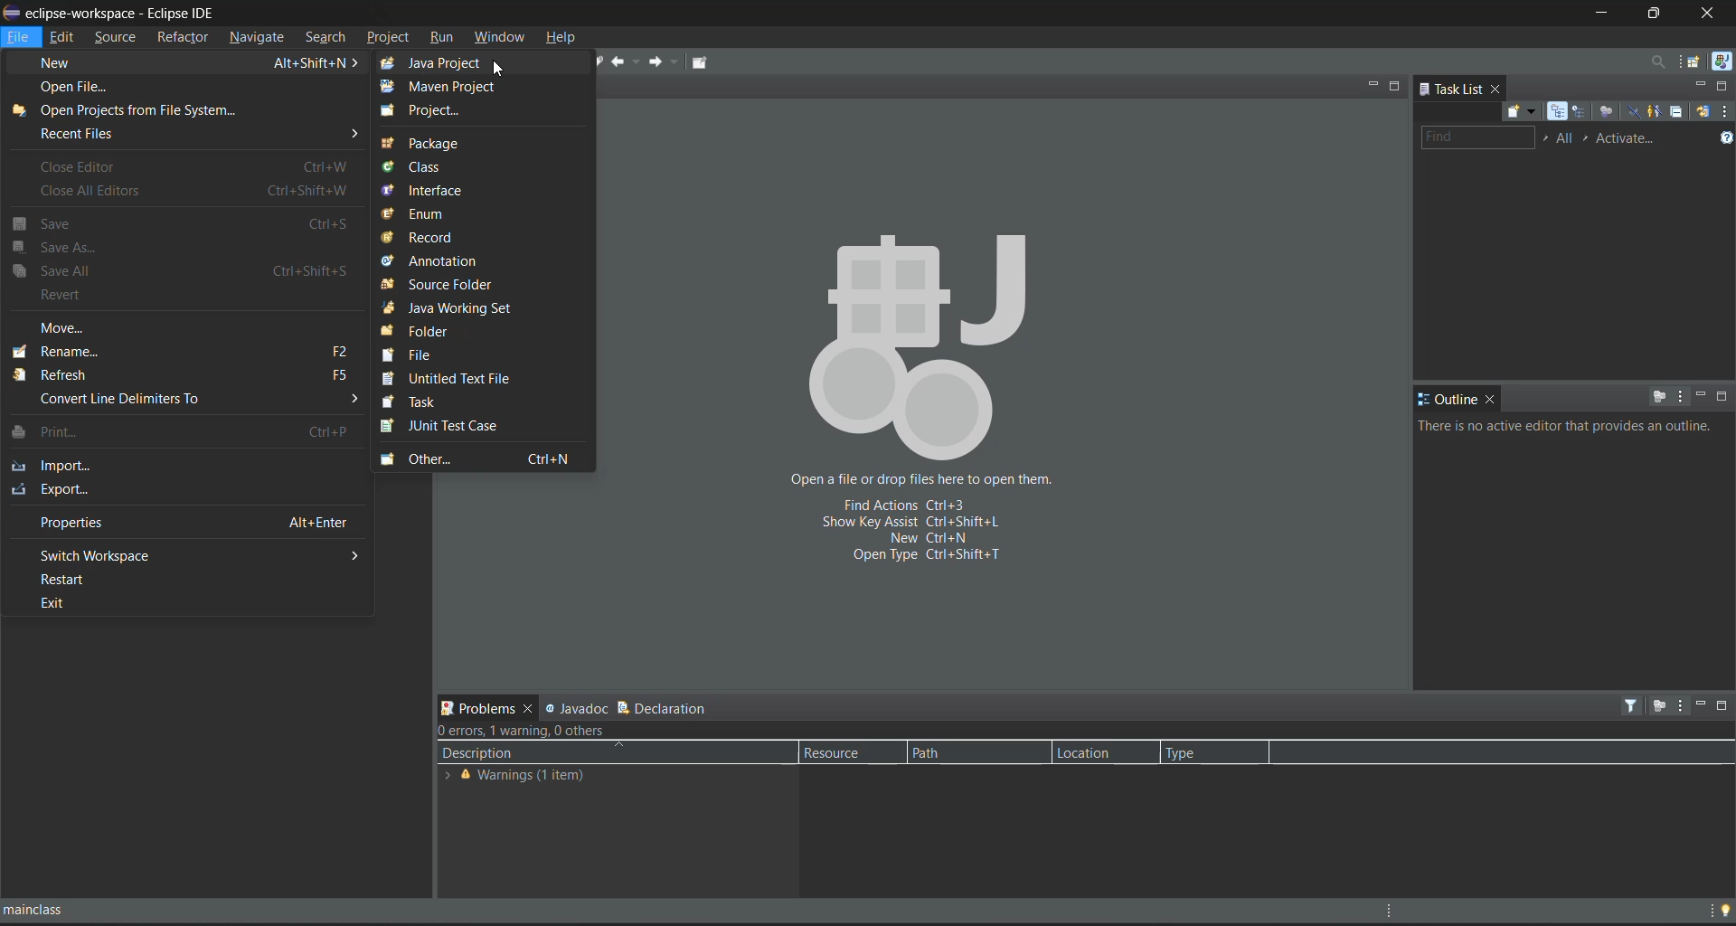 This screenshot has width=1736, height=926. Describe the element at coordinates (924, 754) in the screenshot. I see `Path` at that location.